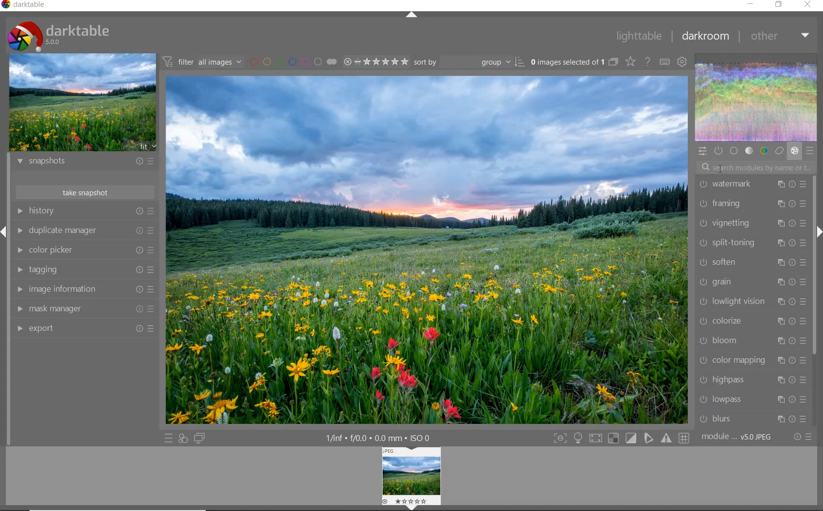 The width and height of the screenshot is (823, 511). Describe the element at coordinates (707, 36) in the screenshot. I see `darkroom` at that location.